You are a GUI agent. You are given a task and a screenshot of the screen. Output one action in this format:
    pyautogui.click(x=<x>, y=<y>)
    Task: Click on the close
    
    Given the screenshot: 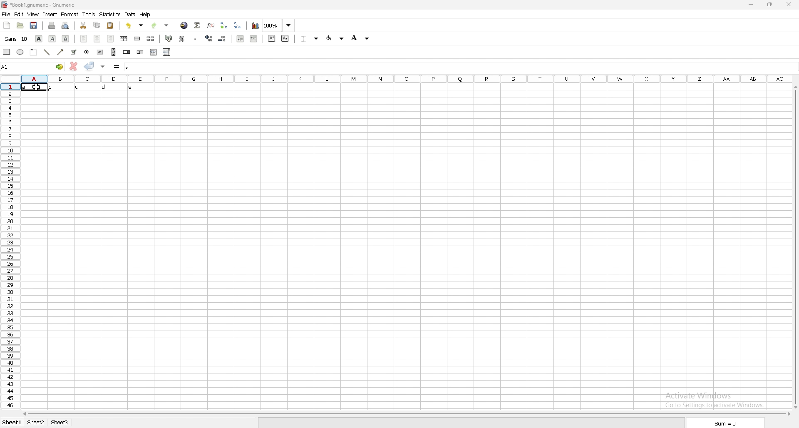 What is the action you would take?
    pyautogui.click(x=788, y=5)
    